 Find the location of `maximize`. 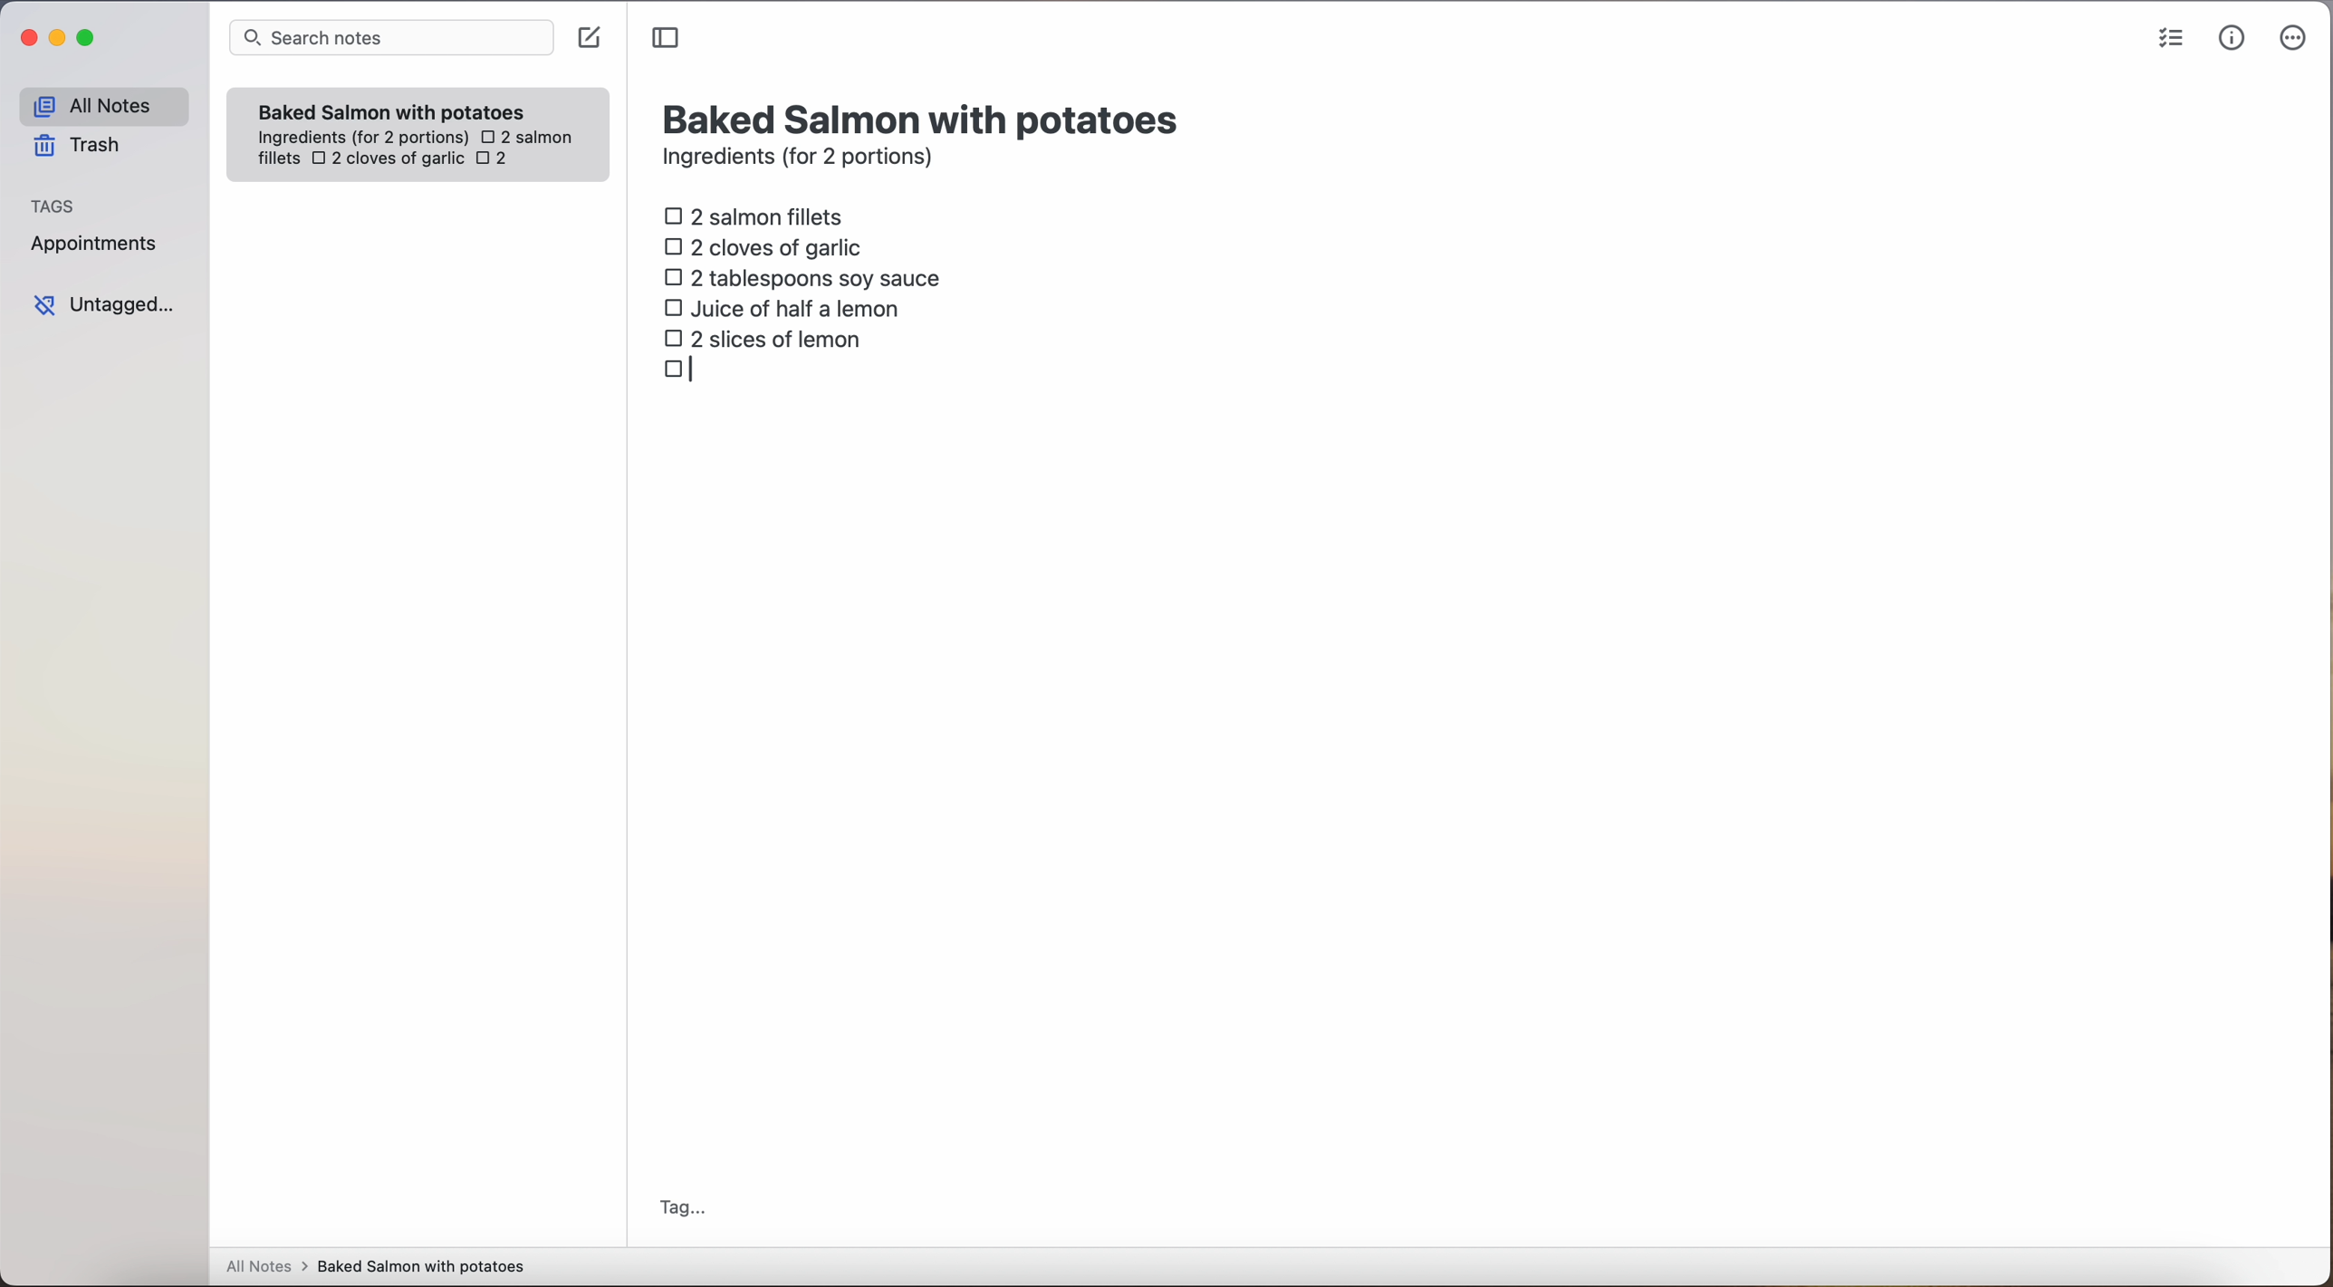

maximize is located at coordinates (89, 37).